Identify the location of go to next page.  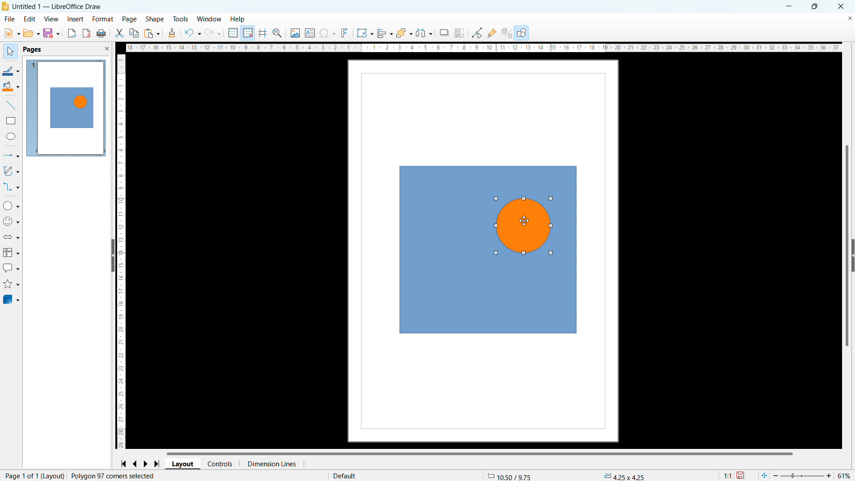
(146, 464).